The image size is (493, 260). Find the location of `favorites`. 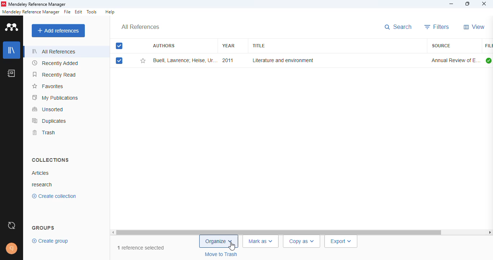

favorites is located at coordinates (49, 86).